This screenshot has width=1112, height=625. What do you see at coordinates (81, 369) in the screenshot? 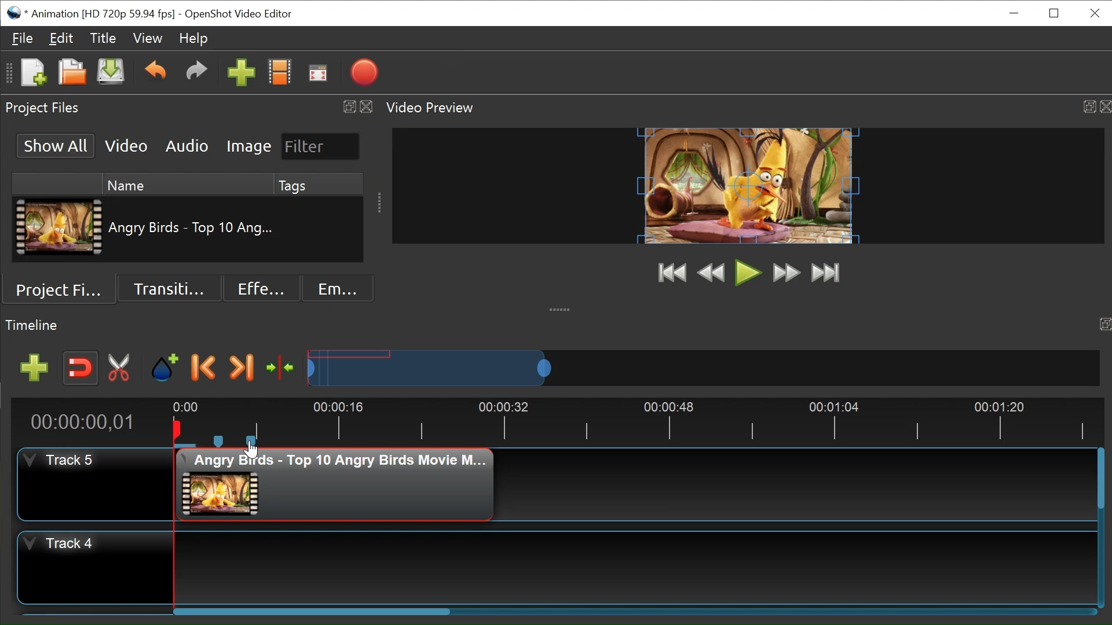
I see `Snap` at bounding box center [81, 369].